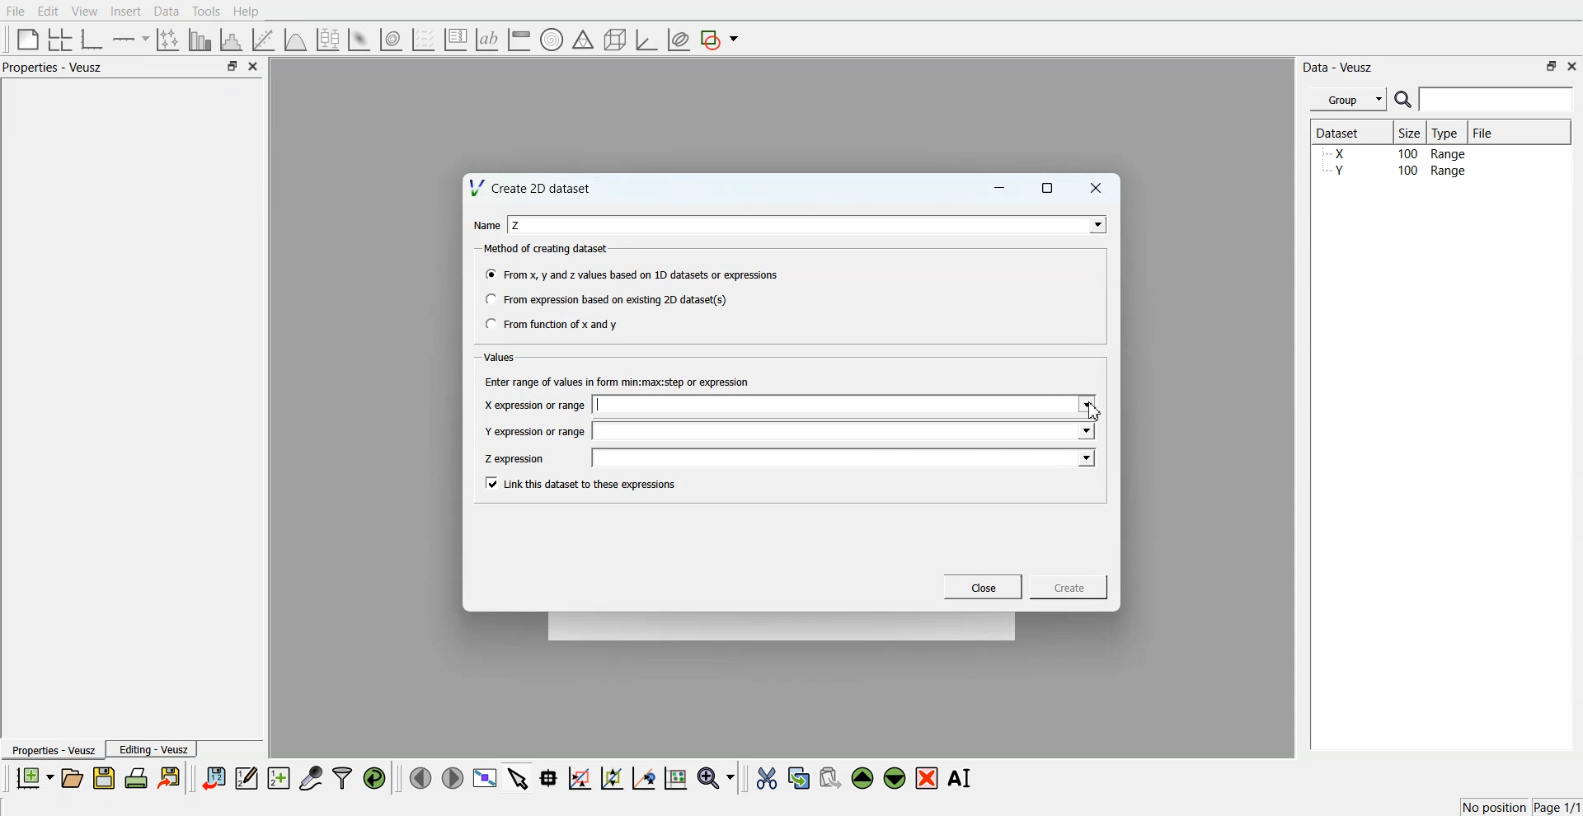 This screenshot has height=816, width=1583. What do you see at coordinates (1084, 430) in the screenshot?
I see `Drop down` at bounding box center [1084, 430].